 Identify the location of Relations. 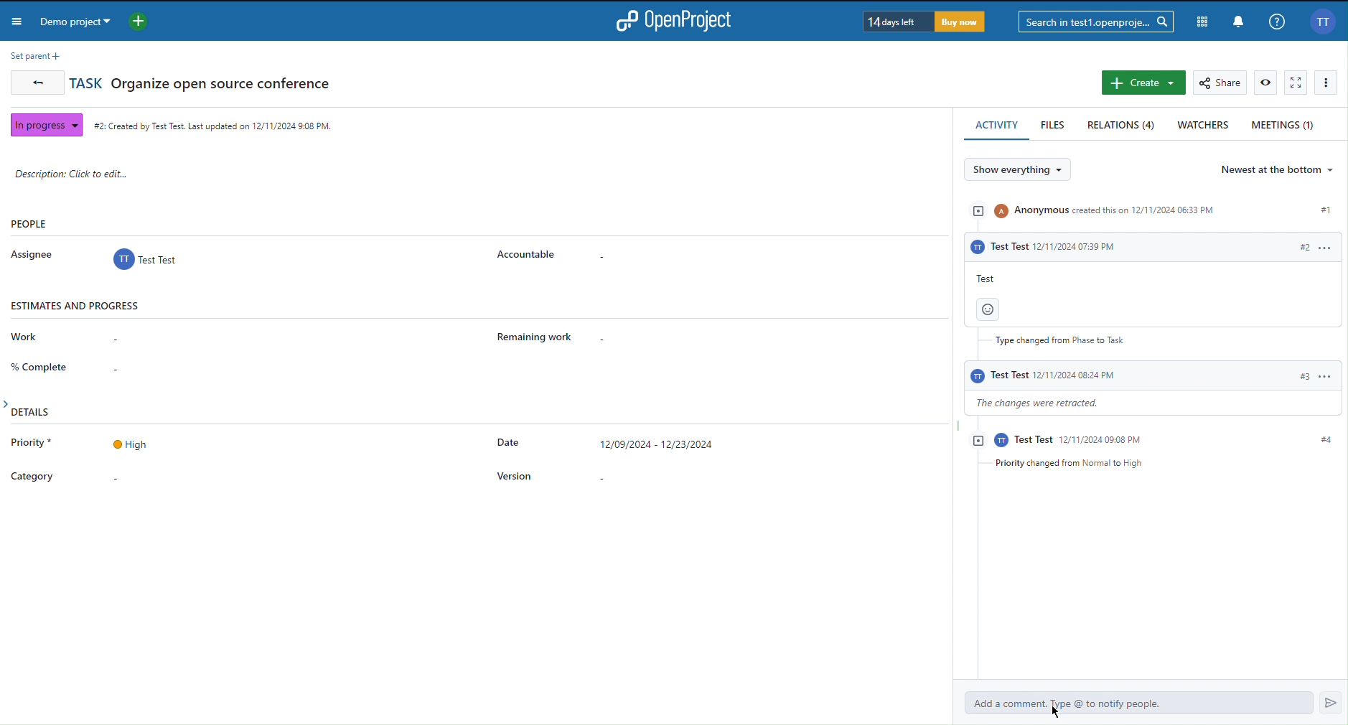
(1123, 126).